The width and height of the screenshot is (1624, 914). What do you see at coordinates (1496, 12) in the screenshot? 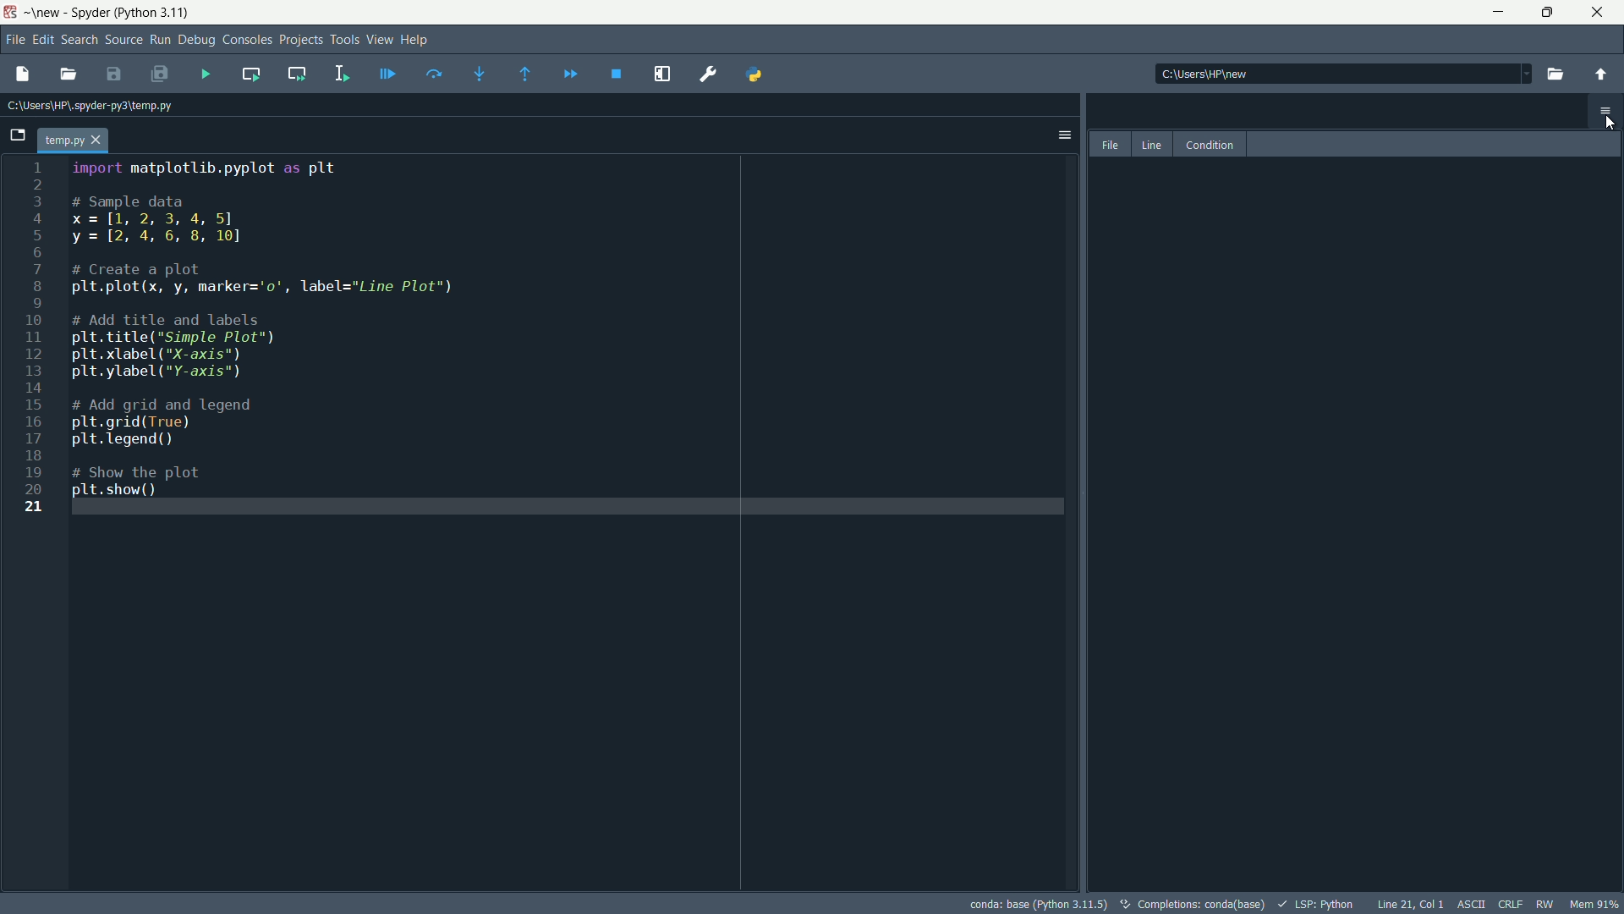
I see `minimize app` at bounding box center [1496, 12].